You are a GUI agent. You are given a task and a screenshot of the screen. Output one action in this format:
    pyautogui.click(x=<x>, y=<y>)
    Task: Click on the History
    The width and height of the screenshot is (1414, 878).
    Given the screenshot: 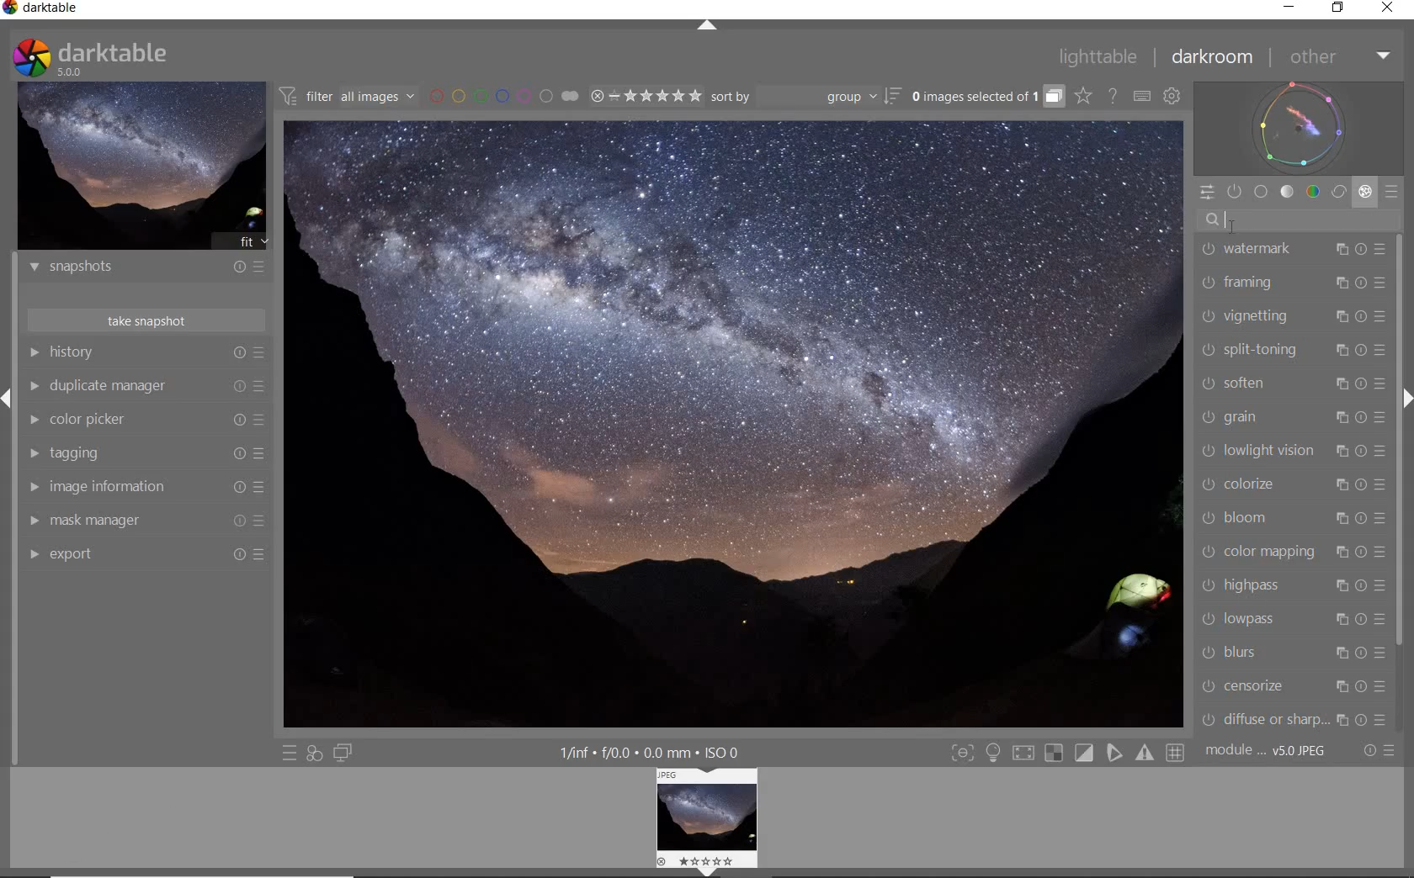 What is the action you would take?
    pyautogui.click(x=87, y=353)
    